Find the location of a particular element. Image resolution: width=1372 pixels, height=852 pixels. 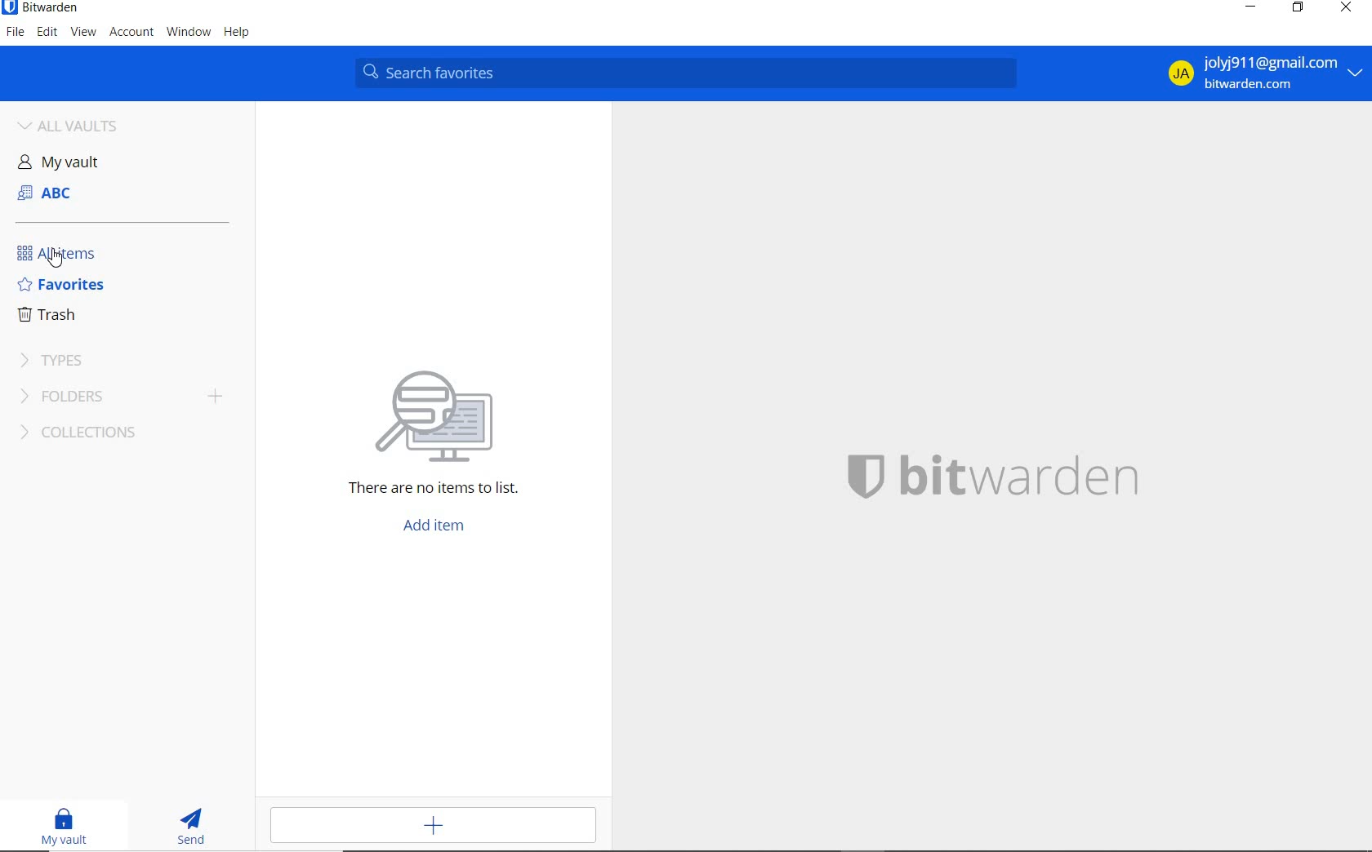

WINDOW is located at coordinates (188, 33).